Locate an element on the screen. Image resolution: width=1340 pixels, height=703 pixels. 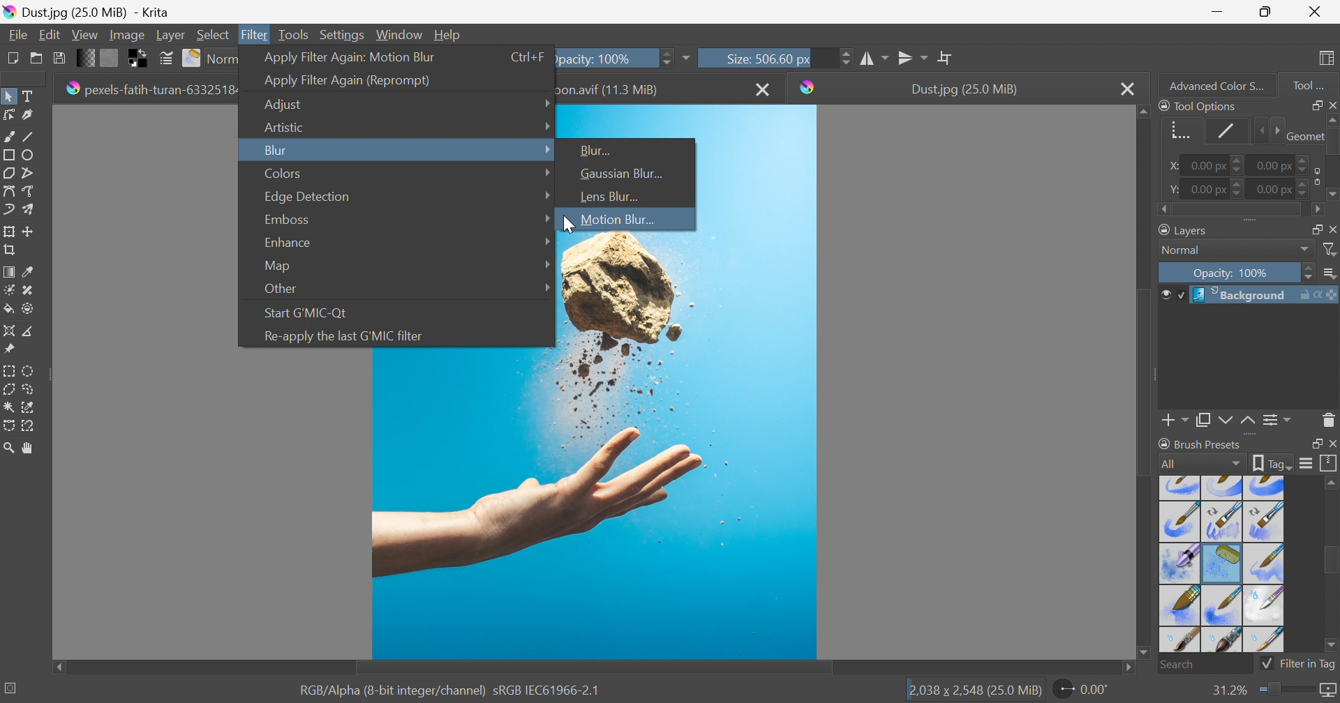
Gaussian Blur... is located at coordinates (623, 174).